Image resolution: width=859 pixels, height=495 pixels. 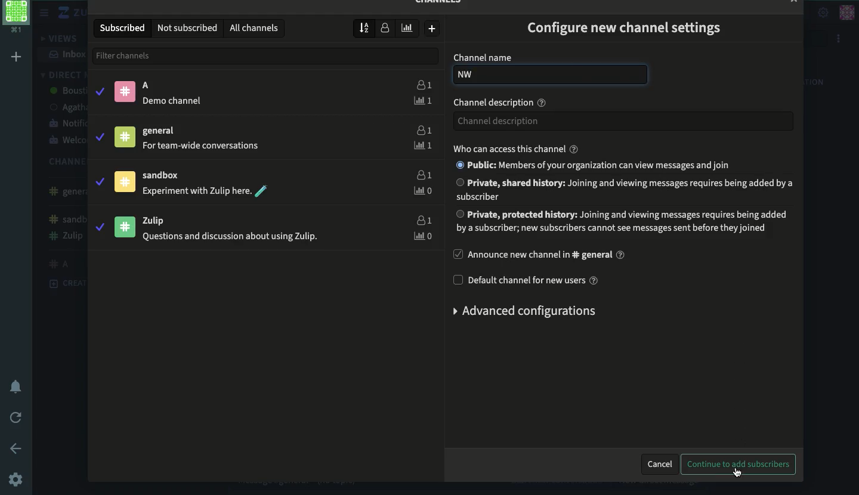 What do you see at coordinates (625, 191) in the screenshot?
I see ` Private, shared history: Joining and viewing messages requires being added by a subscriber` at bounding box center [625, 191].